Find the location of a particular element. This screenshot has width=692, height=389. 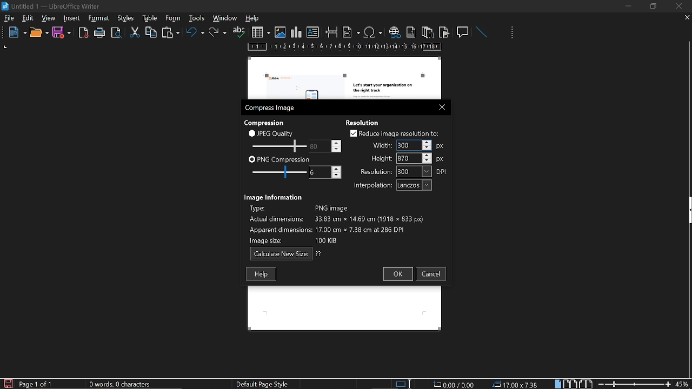

help is located at coordinates (261, 274).